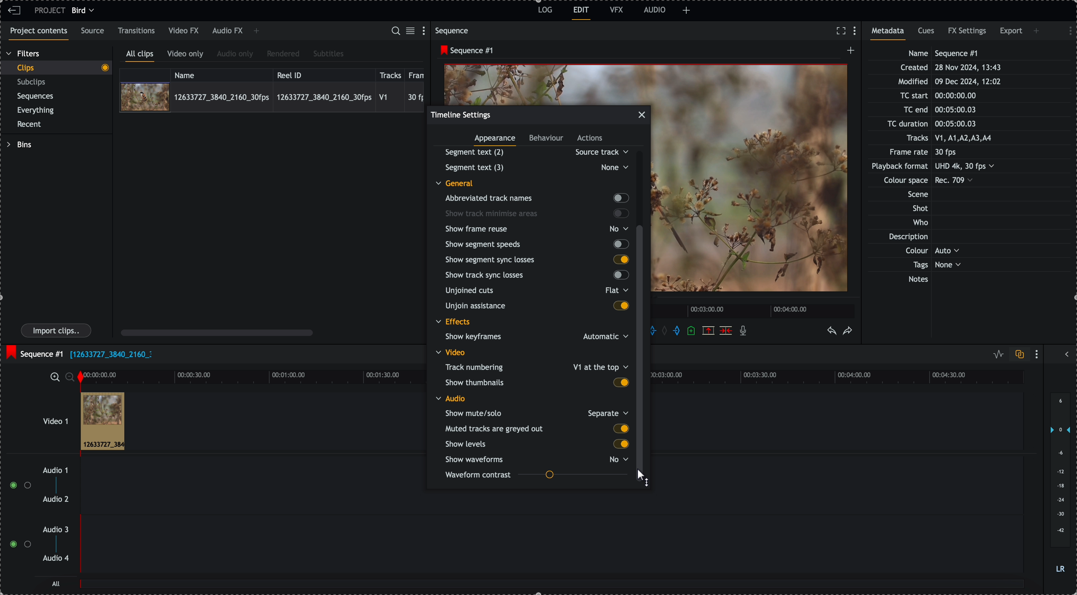 The height and width of the screenshot is (595, 1077). What do you see at coordinates (283, 54) in the screenshot?
I see `rendered` at bounding box center [283, 54].